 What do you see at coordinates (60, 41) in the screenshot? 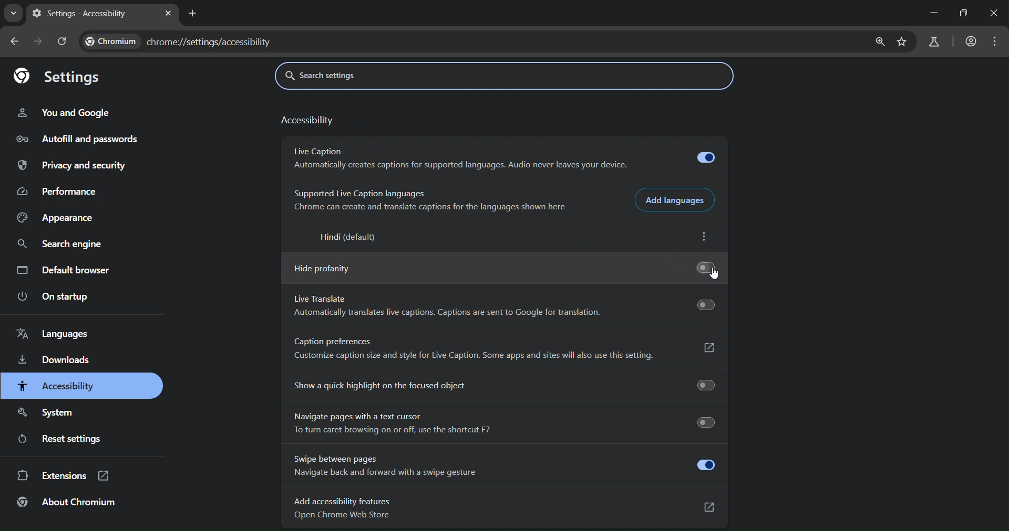
I see `reload page` at bounding box center [60, 41].